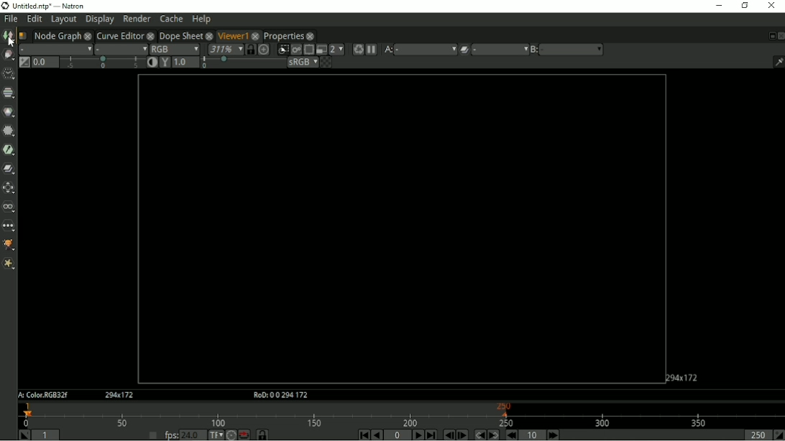  Describe the element at coordinates (22, 35) in the screenshot. I see `Script name` at that location.